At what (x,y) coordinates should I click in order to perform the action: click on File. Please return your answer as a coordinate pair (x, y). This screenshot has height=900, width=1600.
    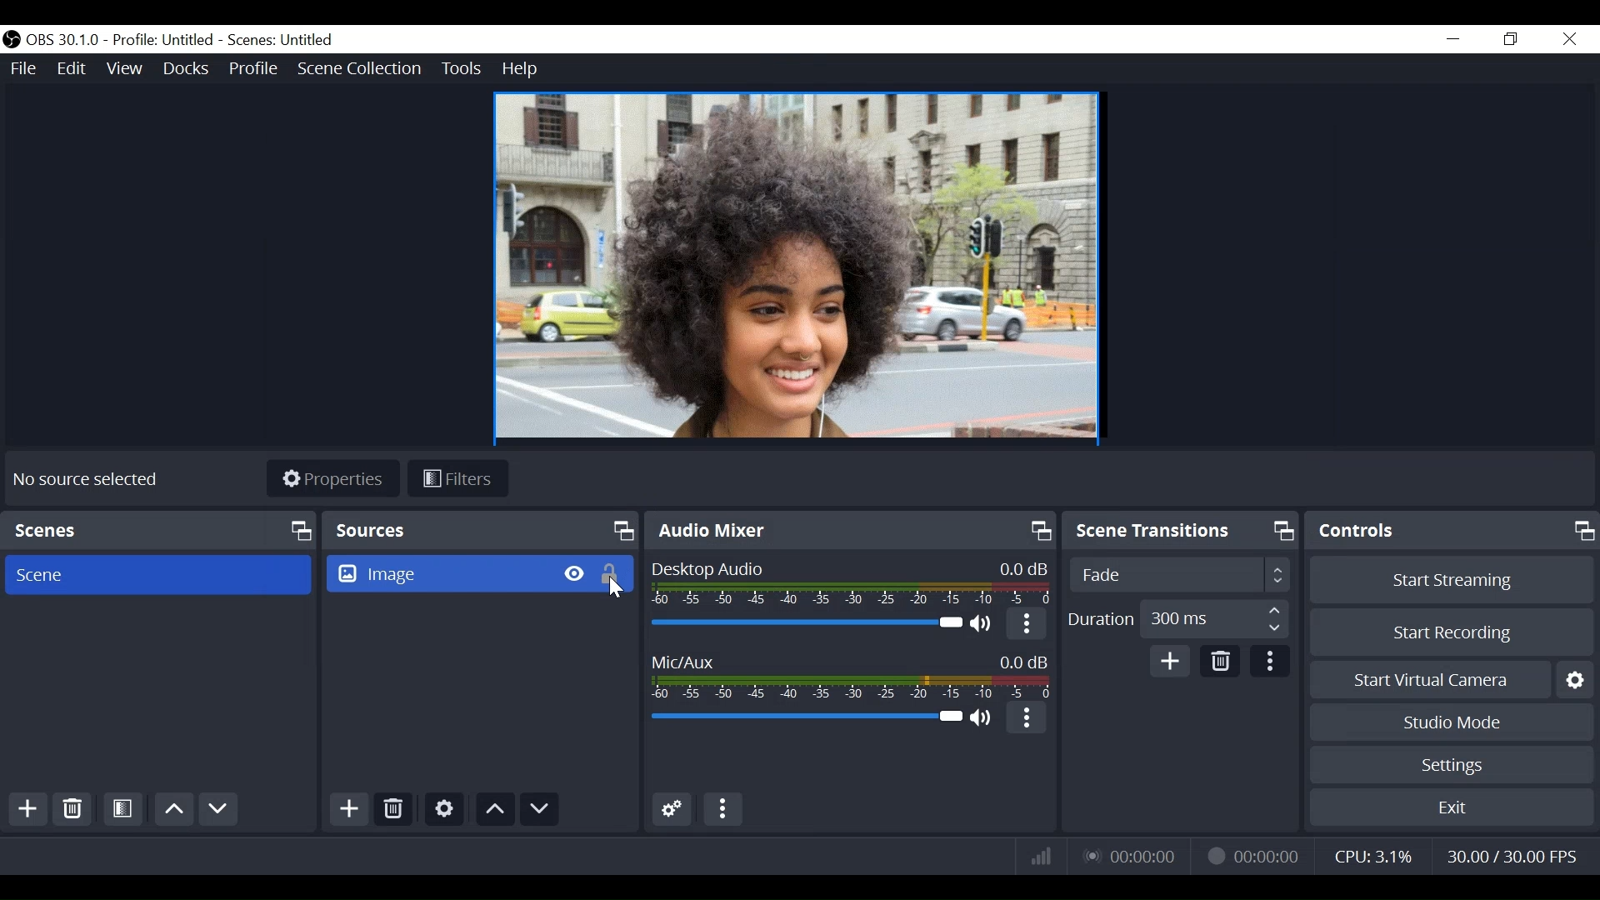
    Looking at the image, I should click on (24, 67).